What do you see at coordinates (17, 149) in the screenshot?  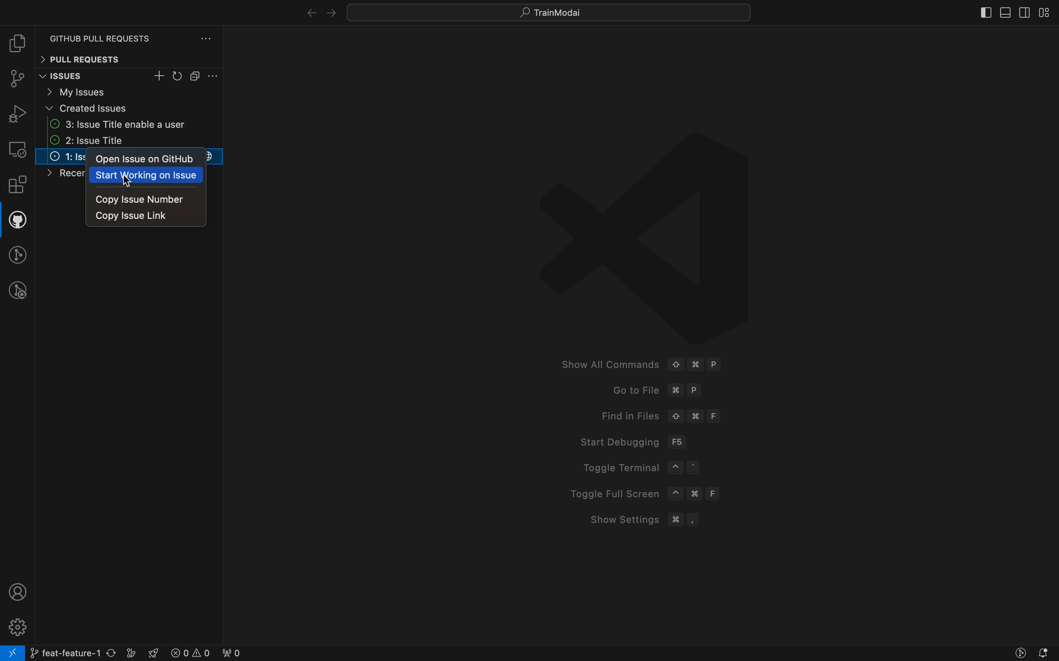 I see `remote explorer ` at bounding box center [17, 149].